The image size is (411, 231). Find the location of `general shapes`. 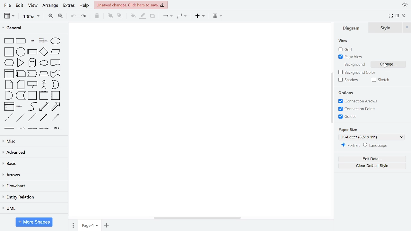

general shapes is located at coordinates (56, 95).